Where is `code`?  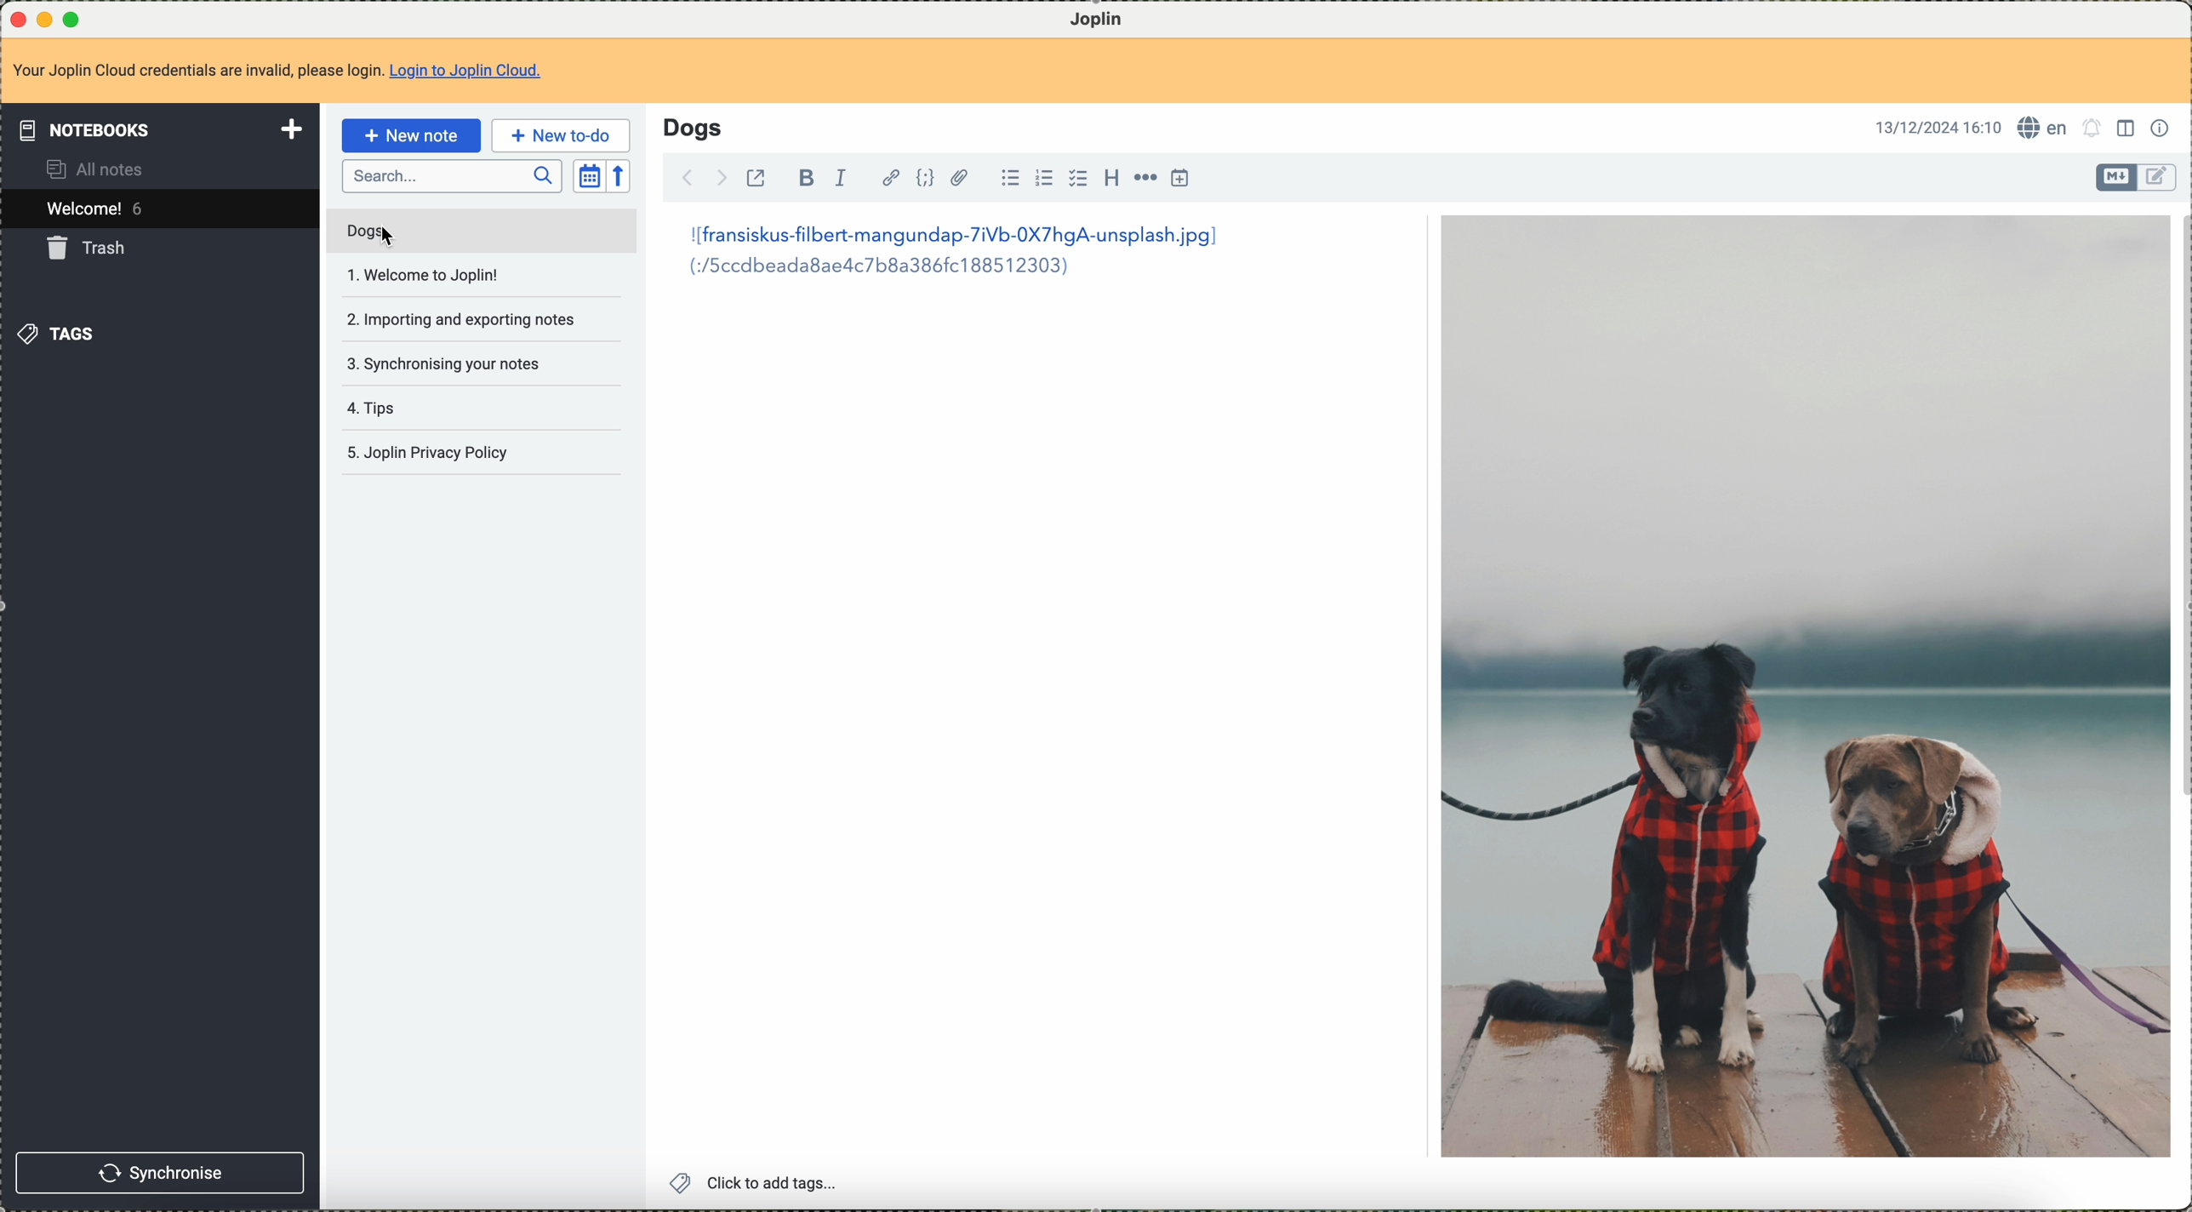
code is located at coordinates (926, 179).